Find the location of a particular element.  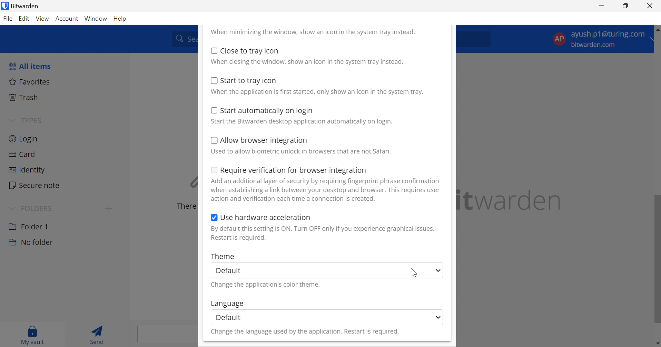

View is located at coordinates (43, 19).